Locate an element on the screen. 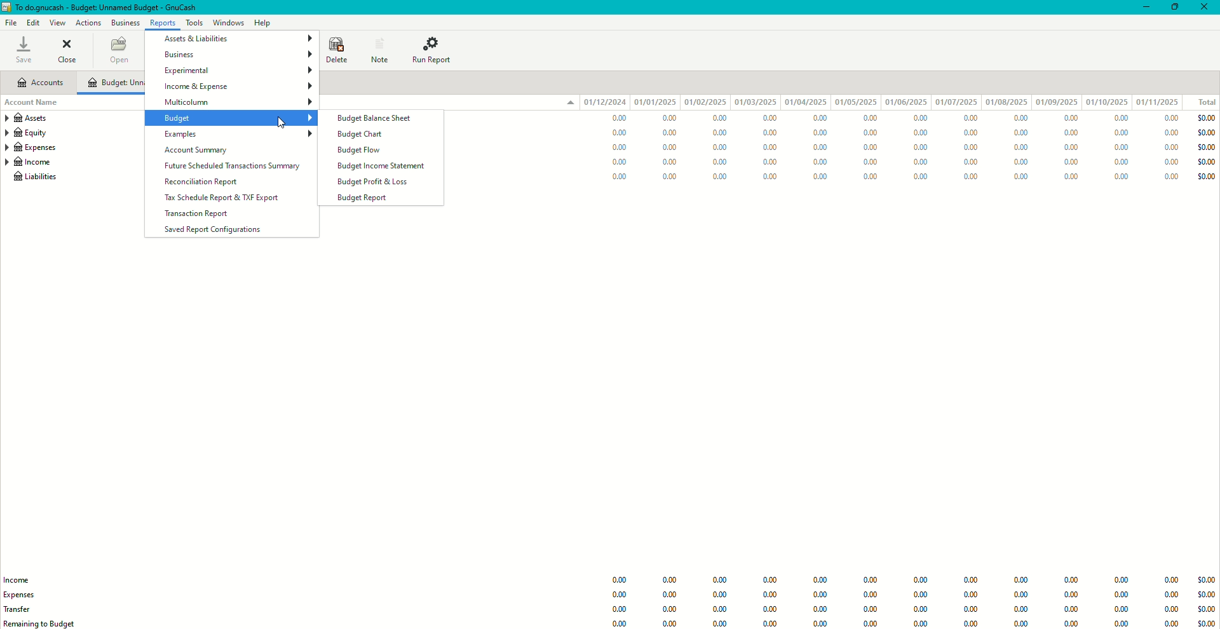  Experimental is located at coordinates (236, 71).